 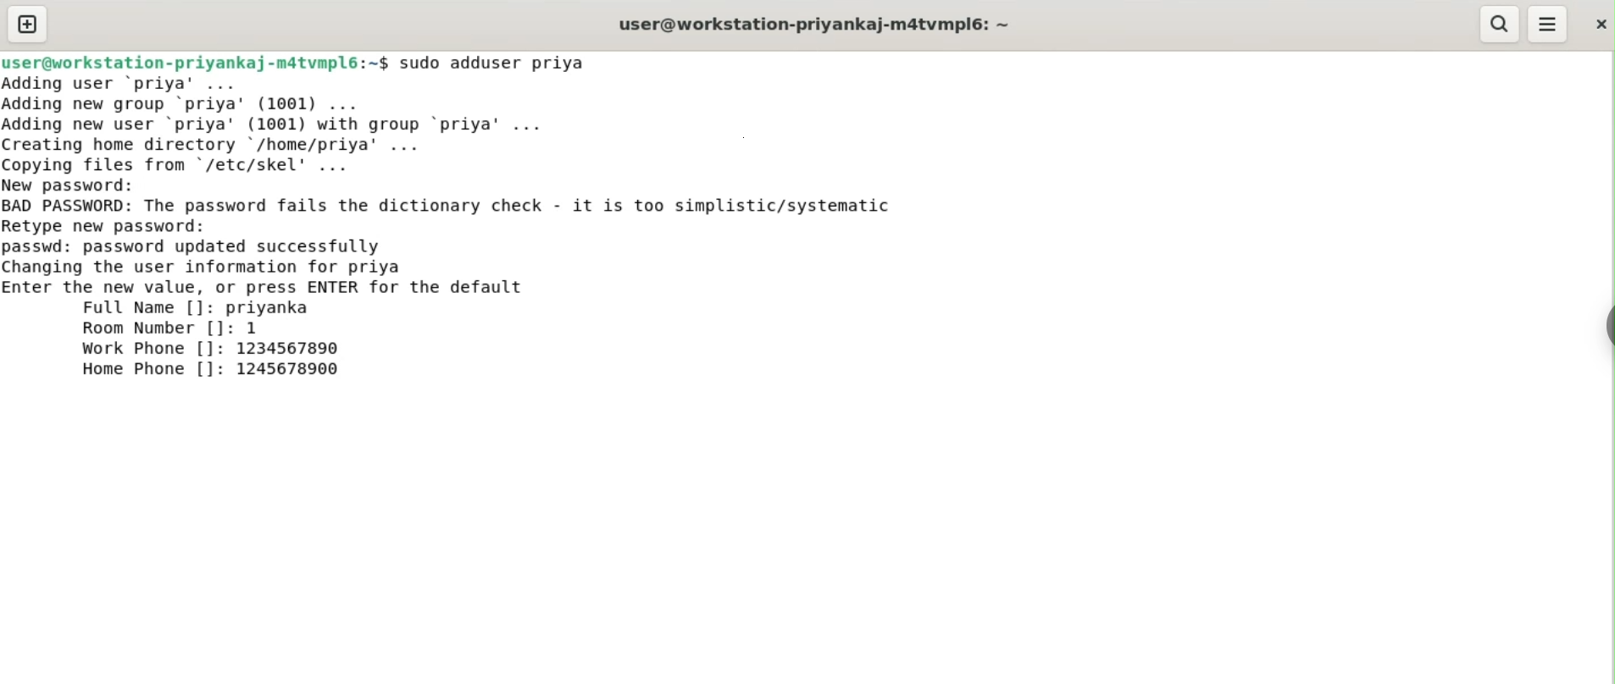 I want to click on new tab, so click(x=27, y=24).